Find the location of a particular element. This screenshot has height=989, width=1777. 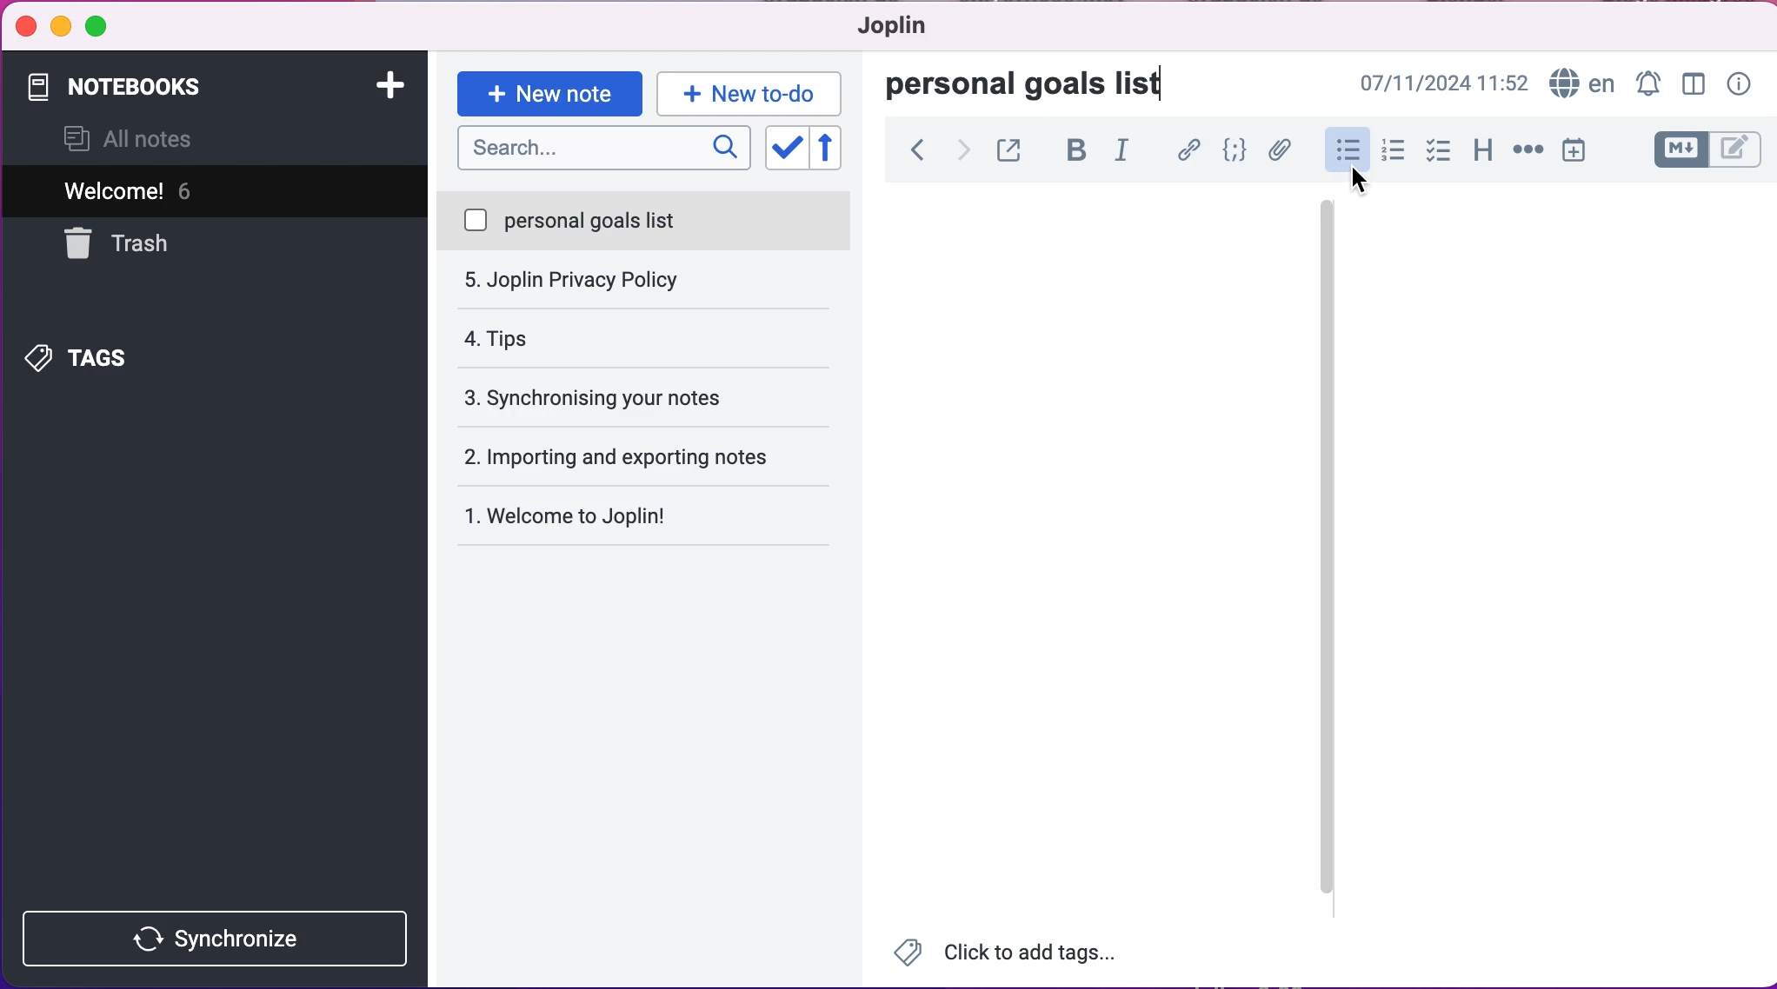

back is located at coordinates (917, 153).